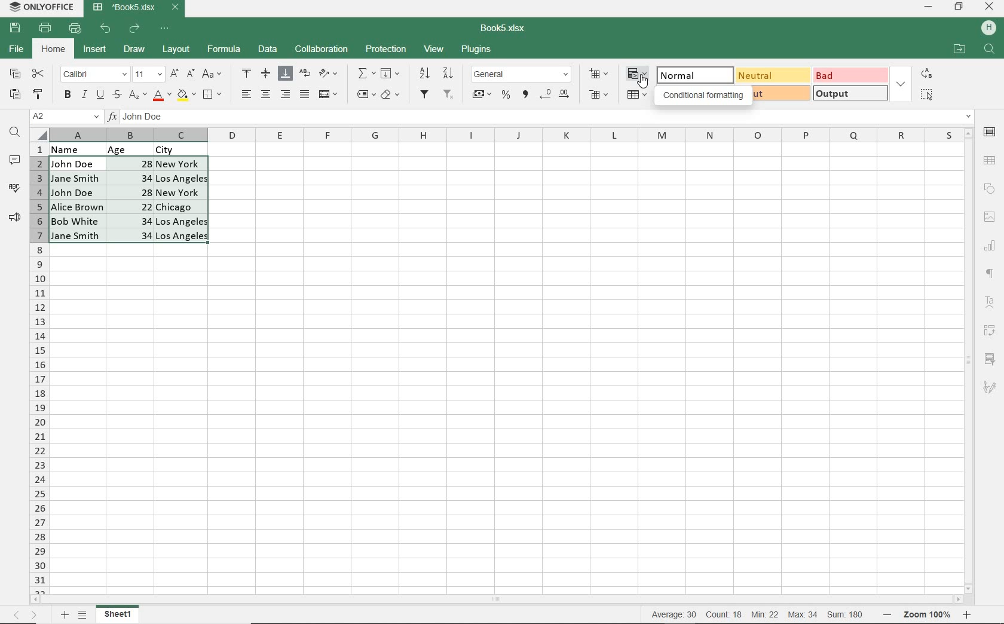 This screenshot has width=1004, height=624. I want to click on REMOVE FILTER, so click(449, 93).